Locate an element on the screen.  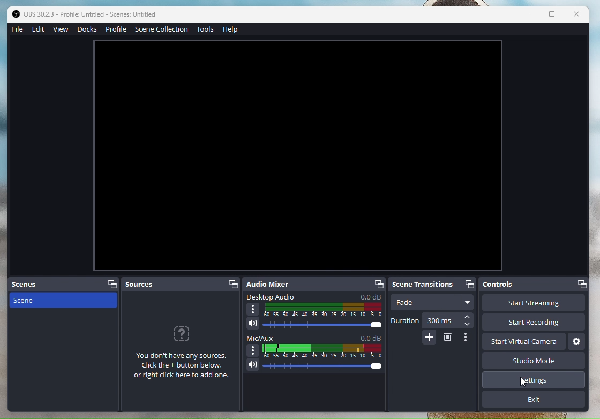
Scene is located at coordinates (64, 301).